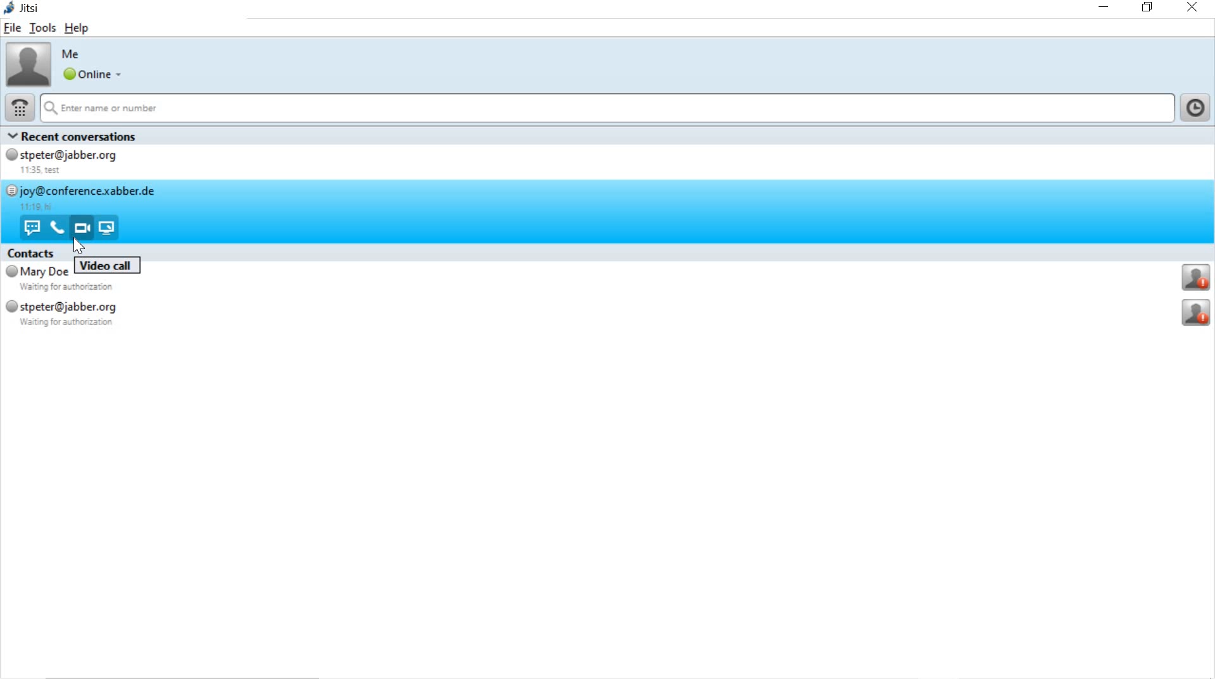 Image resolution: width=1215 pixels, height=679 pixels. Describe the element at coordinates (17, 108) in the screenshot. I see `dial pad` at that location.